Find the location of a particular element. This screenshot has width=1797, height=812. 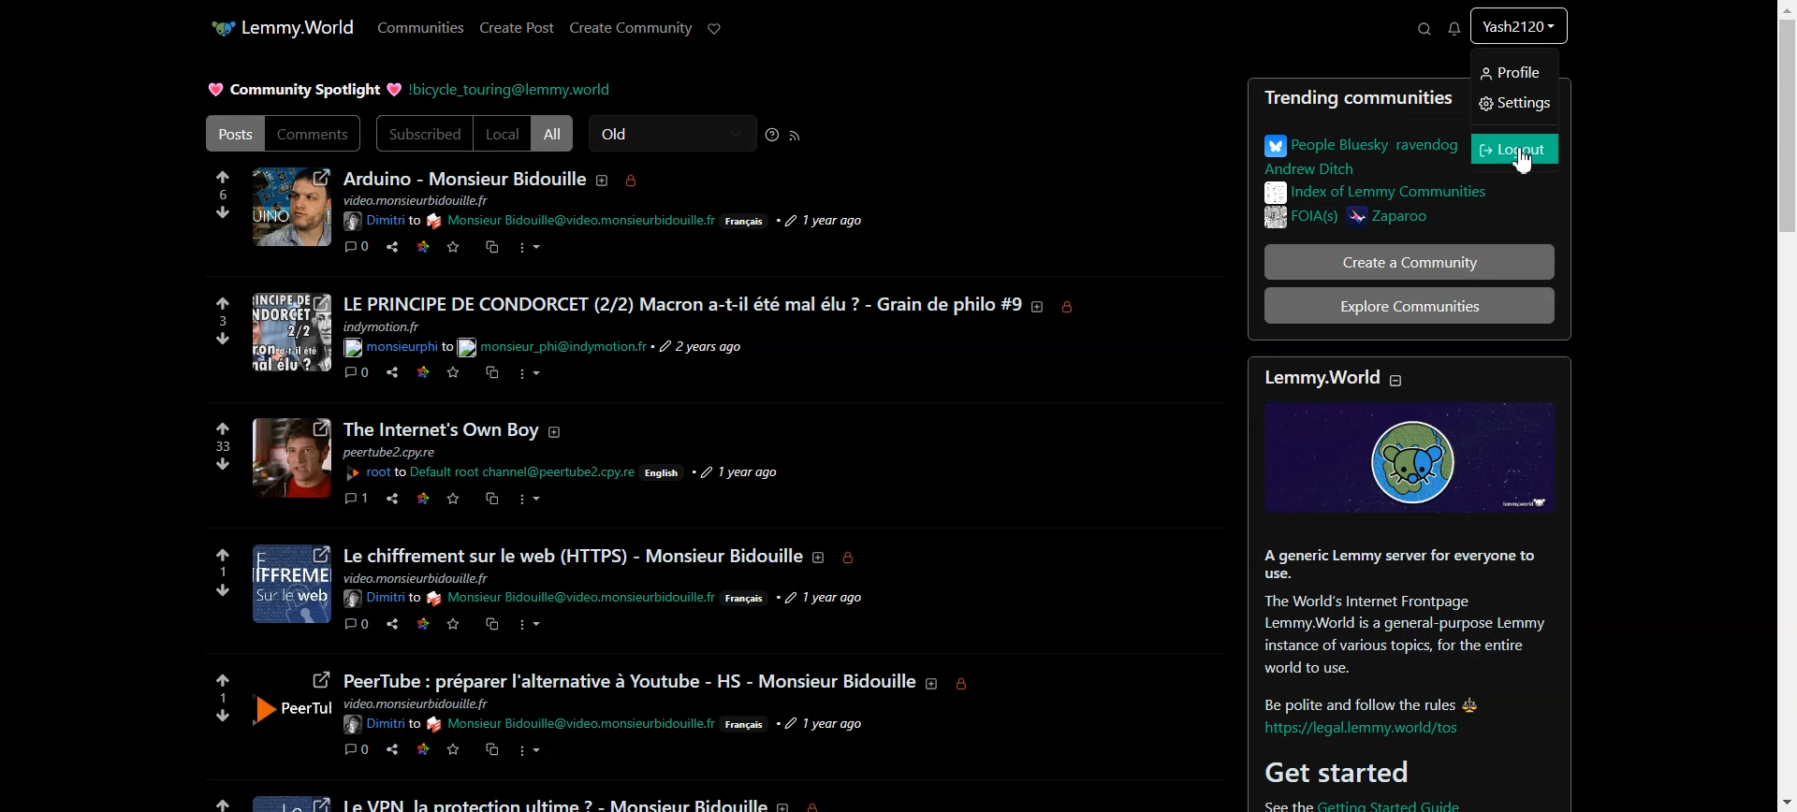

downvotes is located at coordinates (211, 716).